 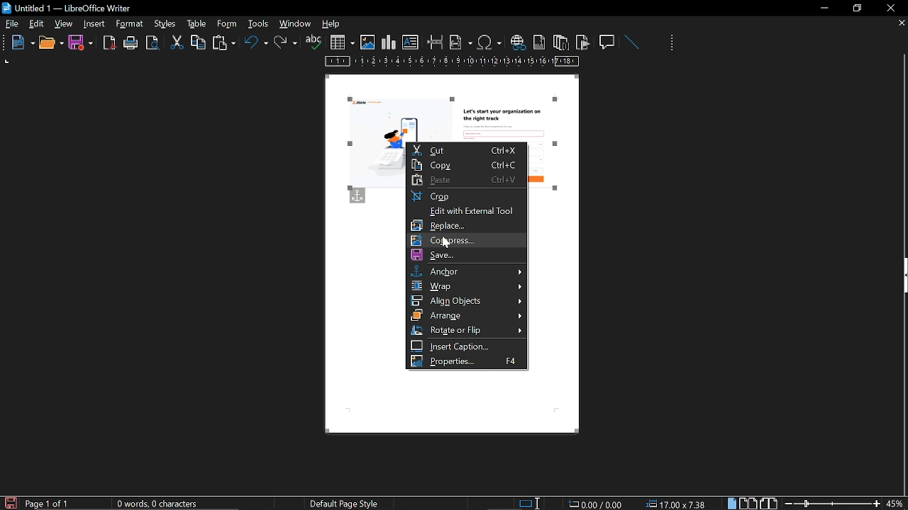 I want to click on Save, so click(x=467, y=256).